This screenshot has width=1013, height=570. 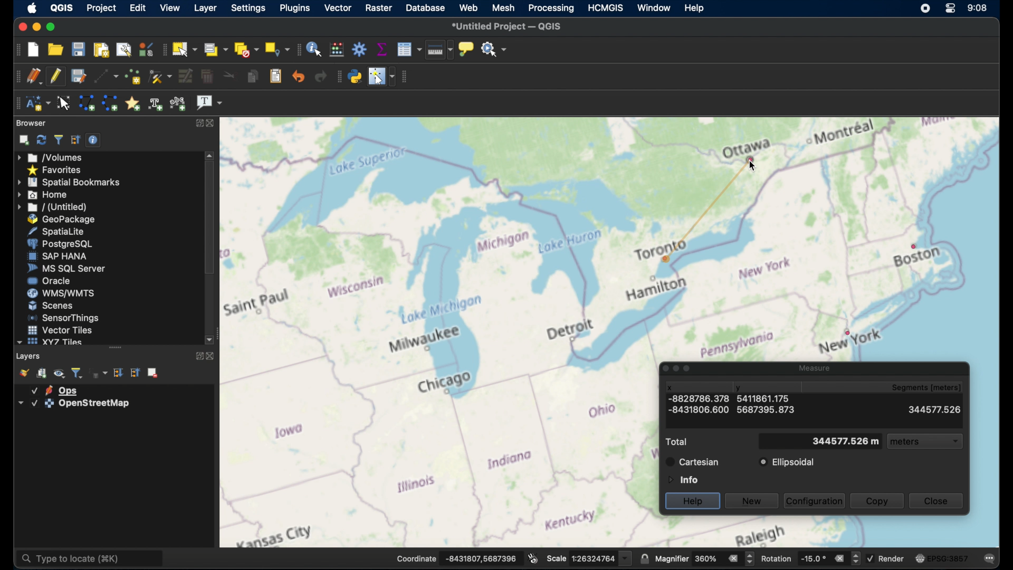 I want to click on close, so click(x=939, y=501).